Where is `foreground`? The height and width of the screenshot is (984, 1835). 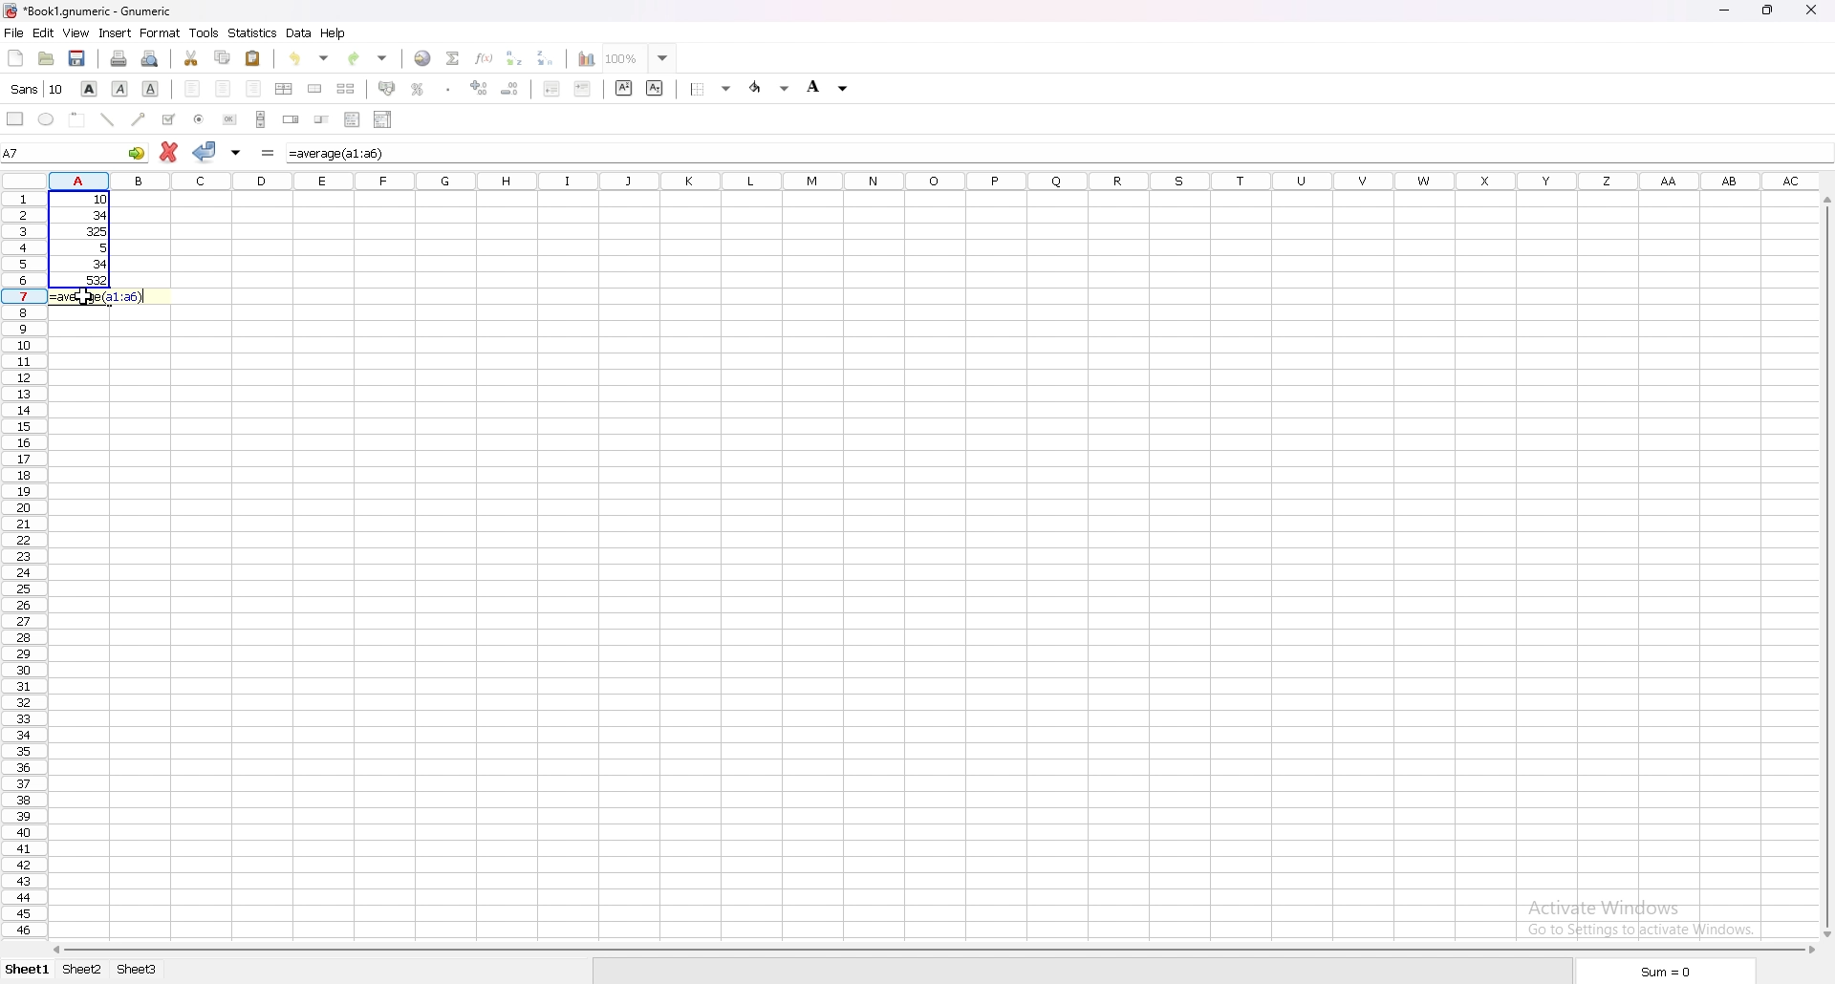 foreground is located at coordinates (768, 88).